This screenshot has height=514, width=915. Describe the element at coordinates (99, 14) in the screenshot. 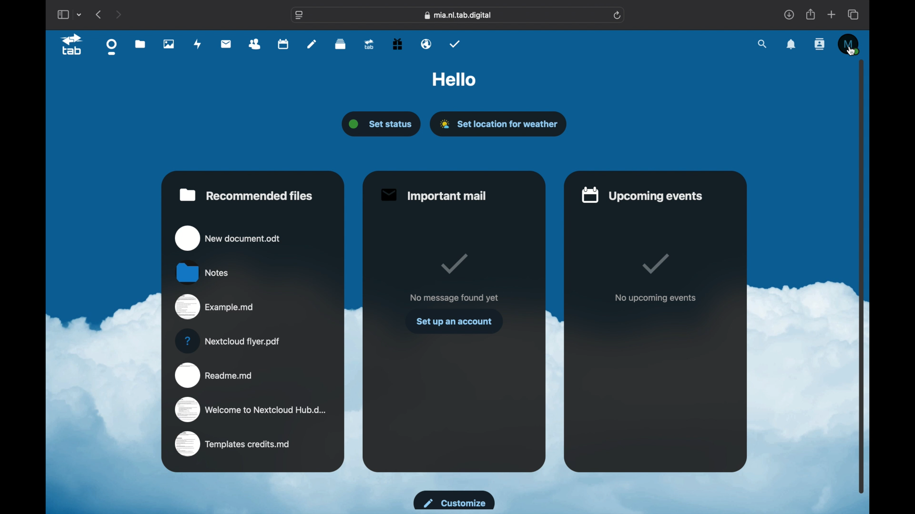

I see `previous` at that location.